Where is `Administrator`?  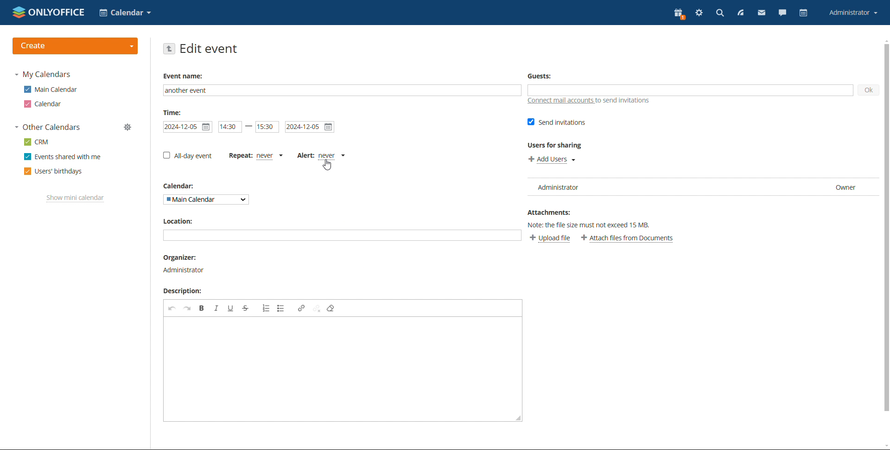
Administrator is located at coordinates (185, 270).